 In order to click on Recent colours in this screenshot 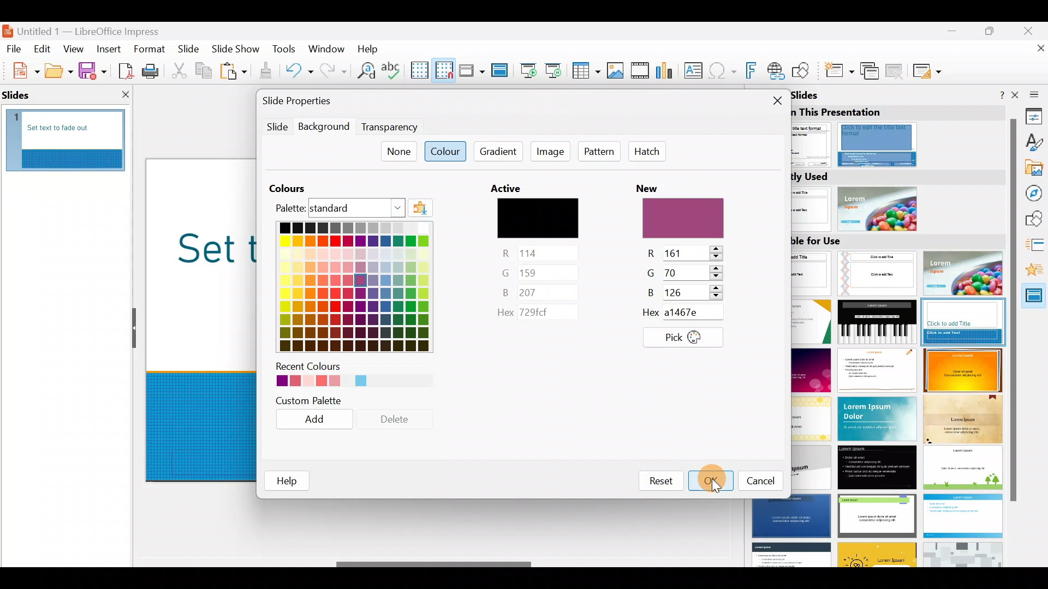, I will do `click(345, 376)`.